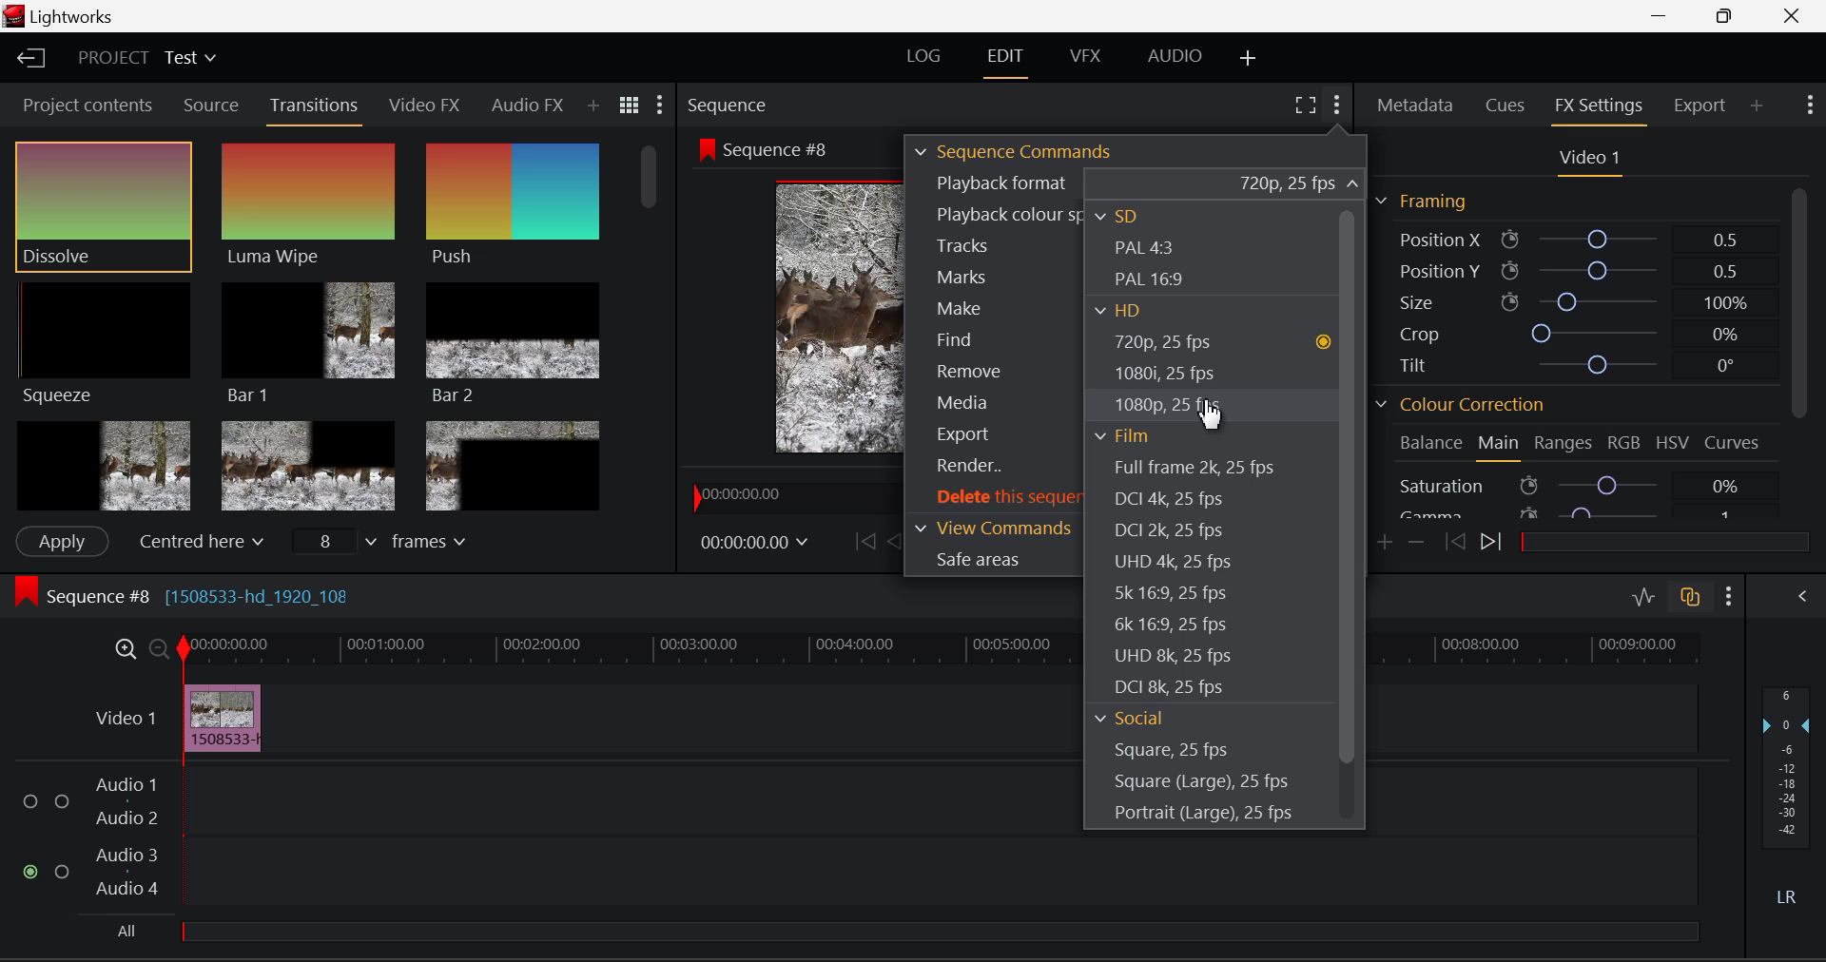 The height and width of the screenshot is (962, 1826). What do you see at coordinates (1082, 60) in the screenshot?
I see `VFX Layout` at bounding box center [1082, 60].